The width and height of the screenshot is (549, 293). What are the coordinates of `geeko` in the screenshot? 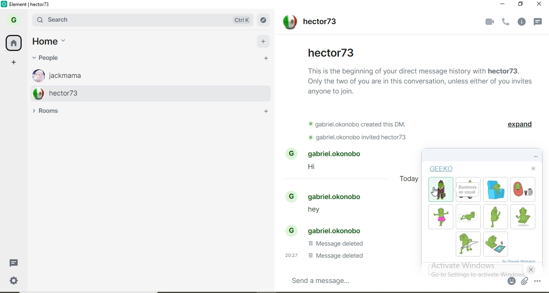 It's located at (442, 170).